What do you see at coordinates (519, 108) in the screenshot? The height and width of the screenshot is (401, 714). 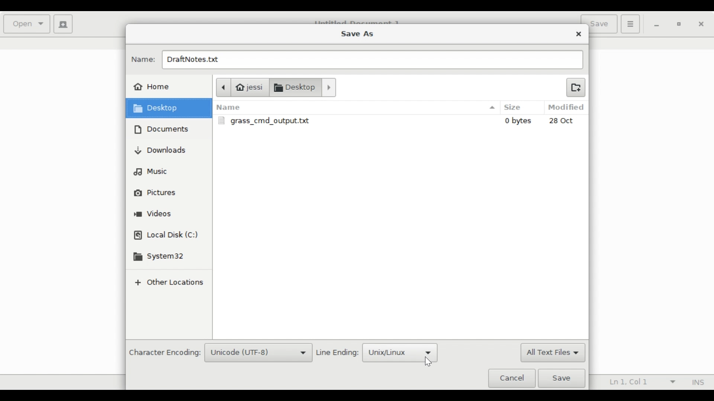 I see `Size` at bounding box center [519, 108].